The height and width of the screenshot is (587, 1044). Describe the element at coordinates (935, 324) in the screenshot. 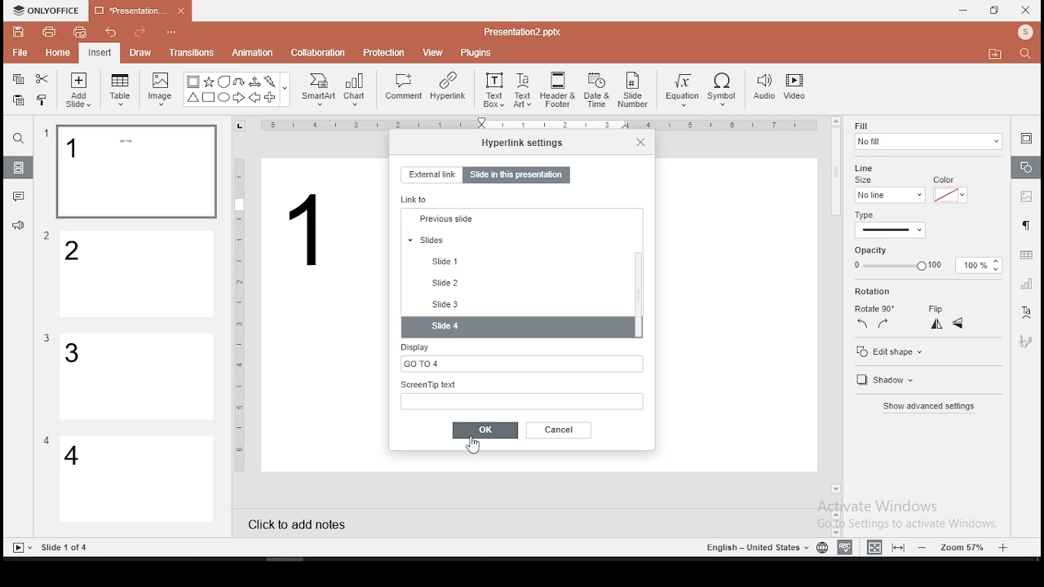

I see `flip horizontal` at that location.